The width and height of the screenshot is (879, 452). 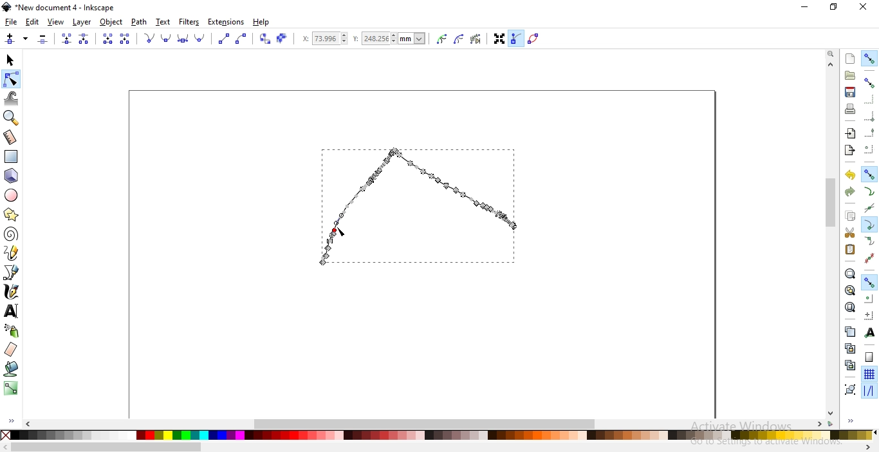 I want to click on create rectangles and squares, so click(x=10, y=156).